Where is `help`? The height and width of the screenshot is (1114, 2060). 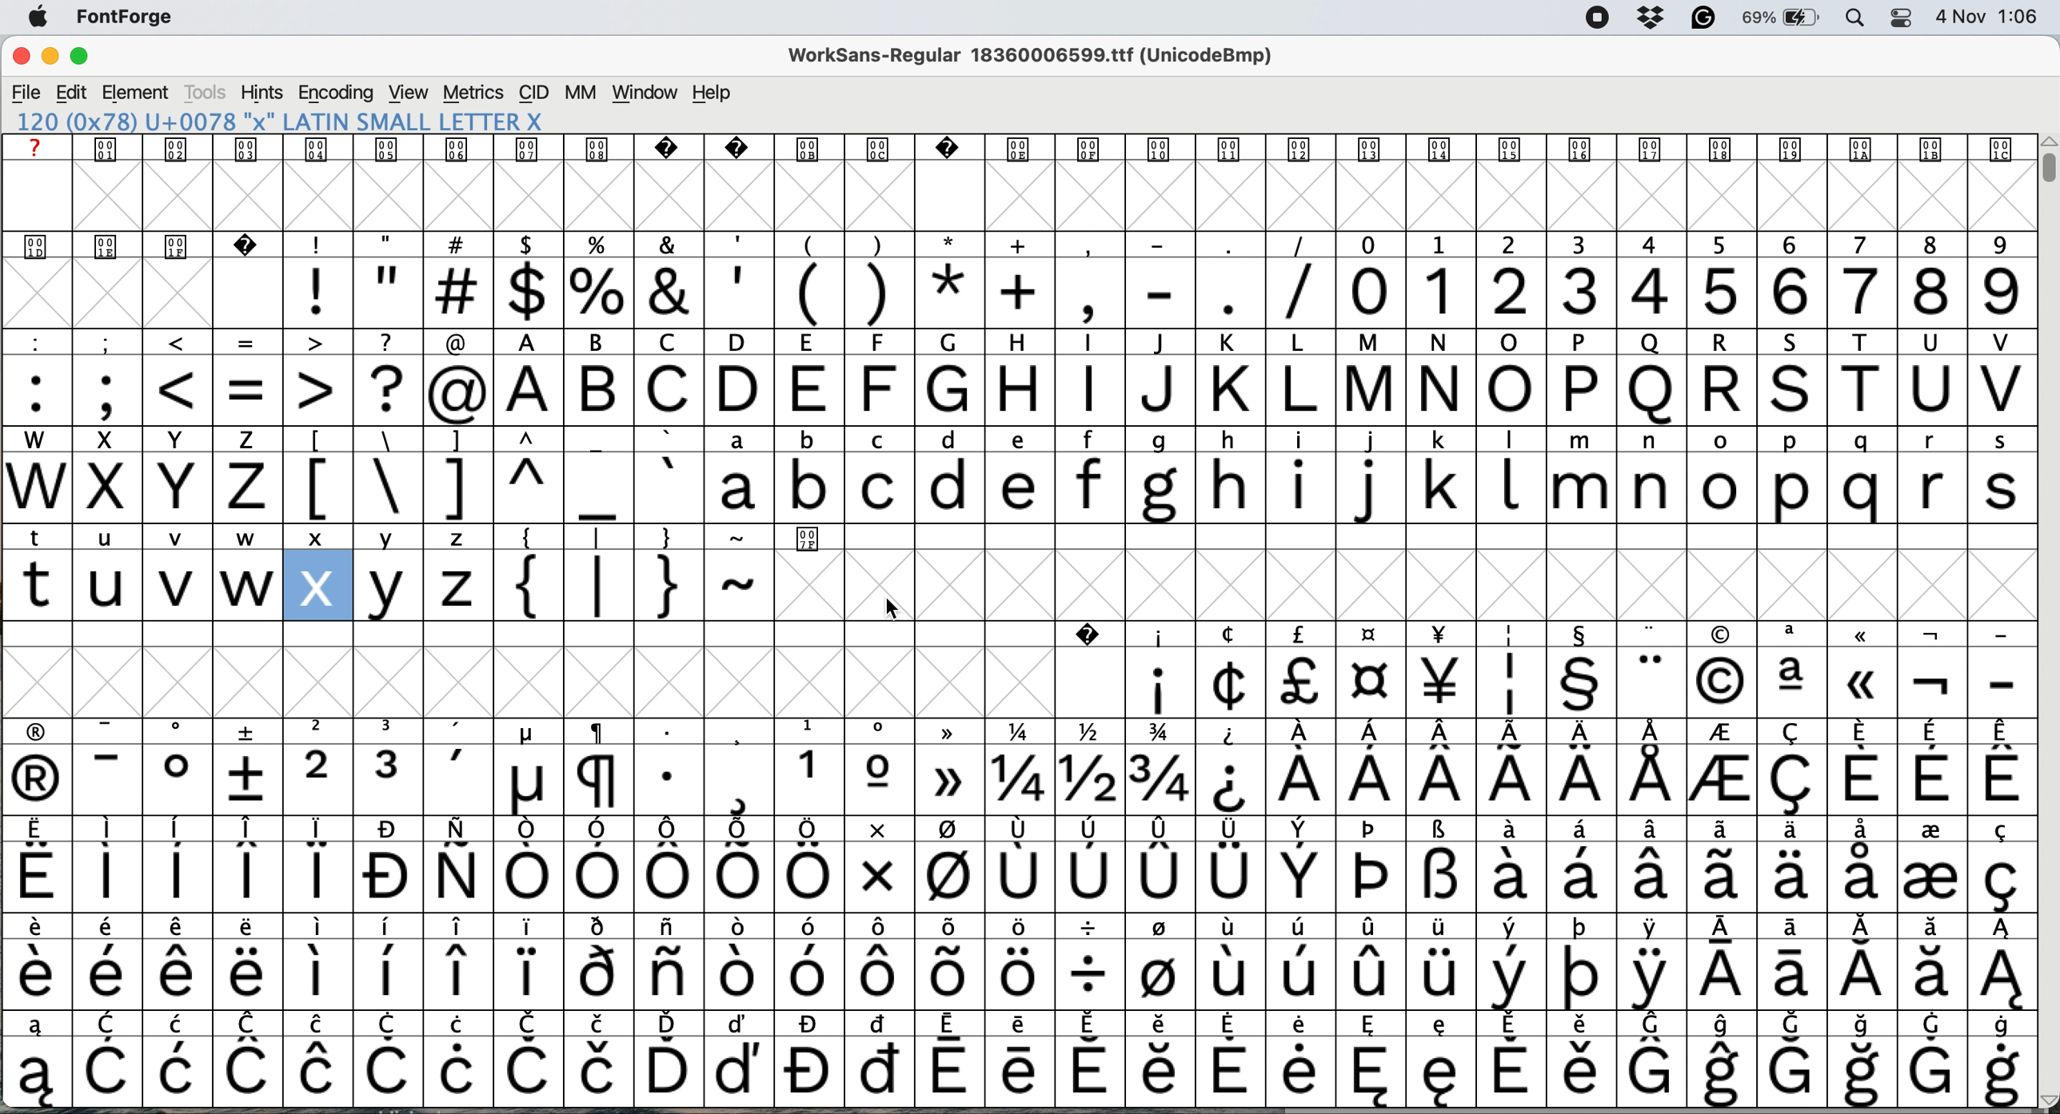 help is located at coordinates (713, 93).